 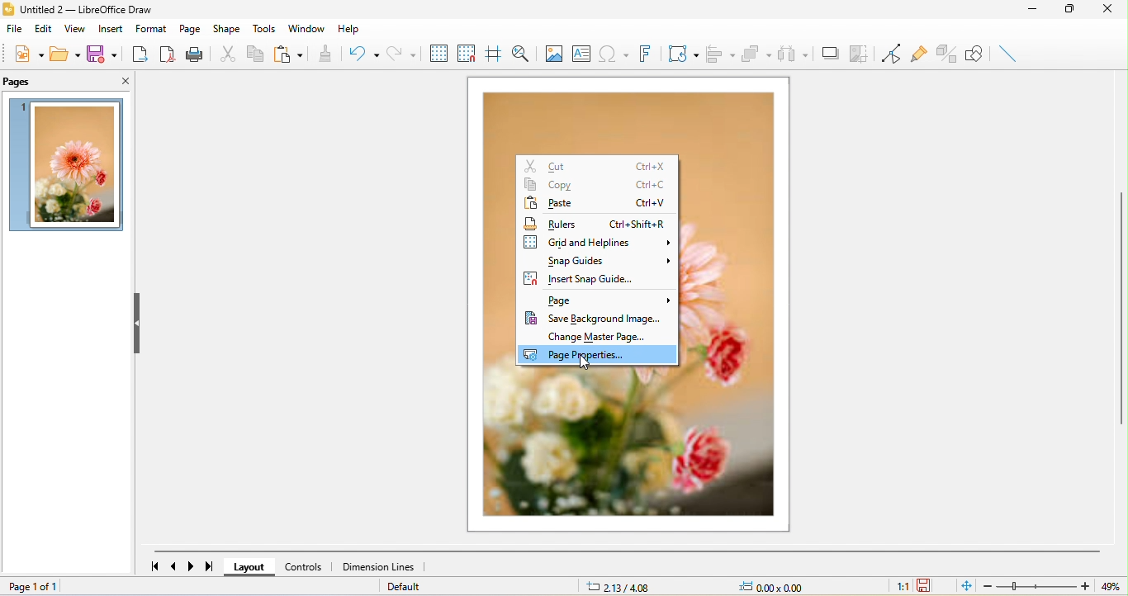 What do you see at coordinates (309, 28) in the screenshot?
I see `window` at bounding box center [309, 28].